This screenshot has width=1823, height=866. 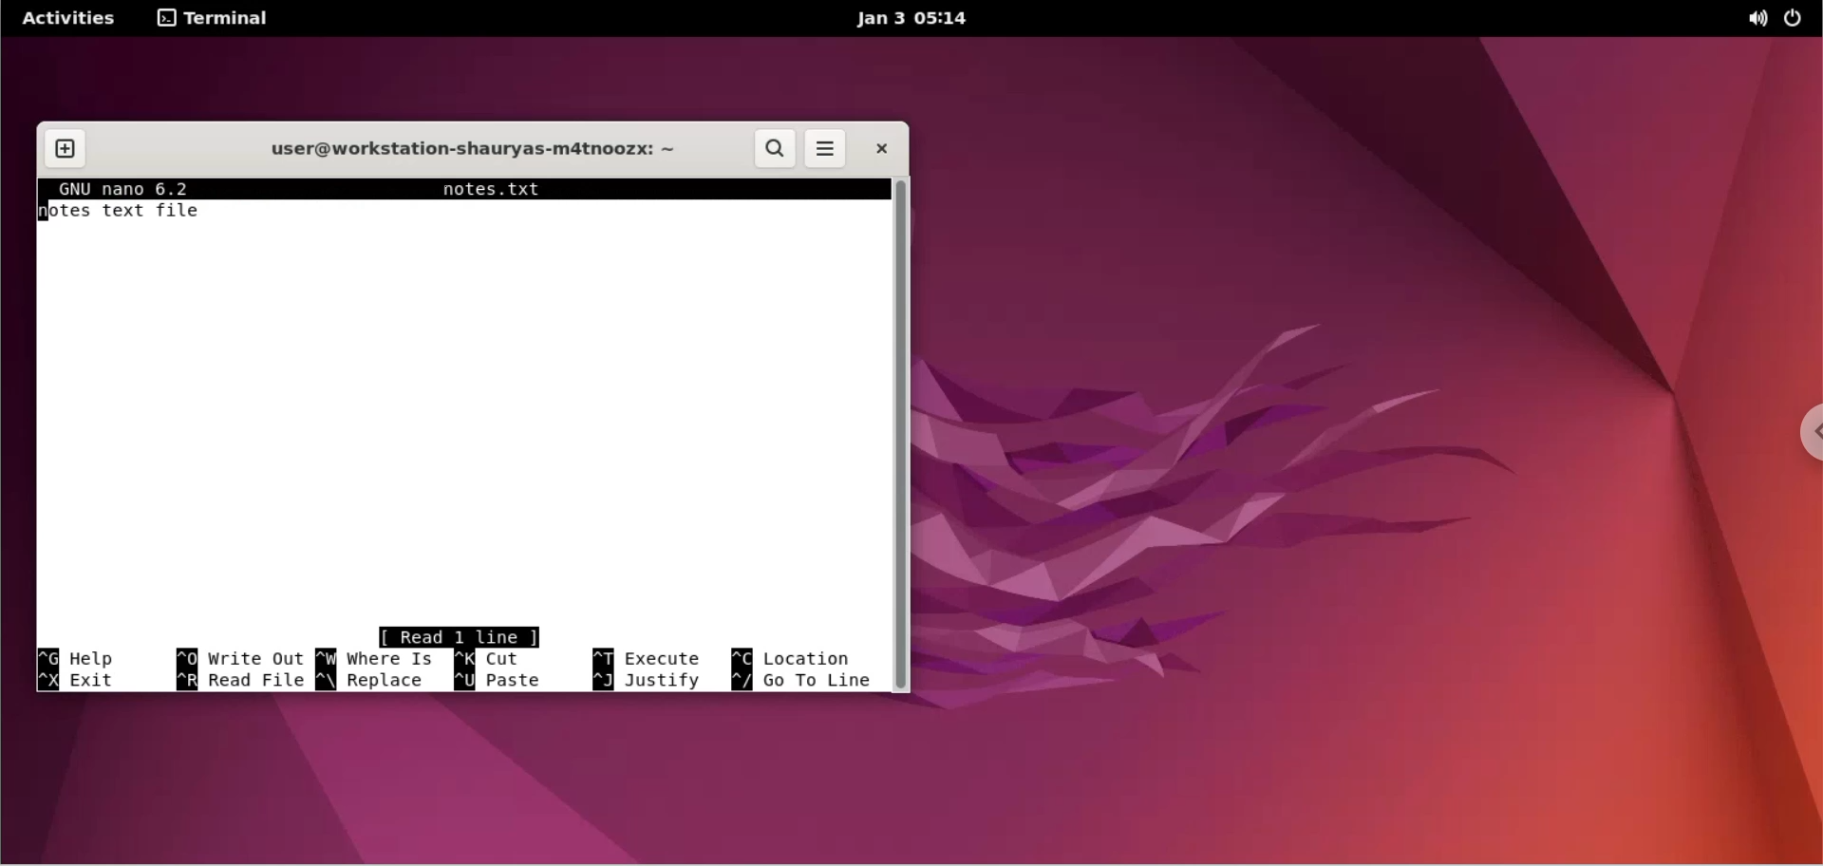 What do you see at coordinates (802, 656) in the screenshot?
I see `^C location` at bounding box center [802, 656].